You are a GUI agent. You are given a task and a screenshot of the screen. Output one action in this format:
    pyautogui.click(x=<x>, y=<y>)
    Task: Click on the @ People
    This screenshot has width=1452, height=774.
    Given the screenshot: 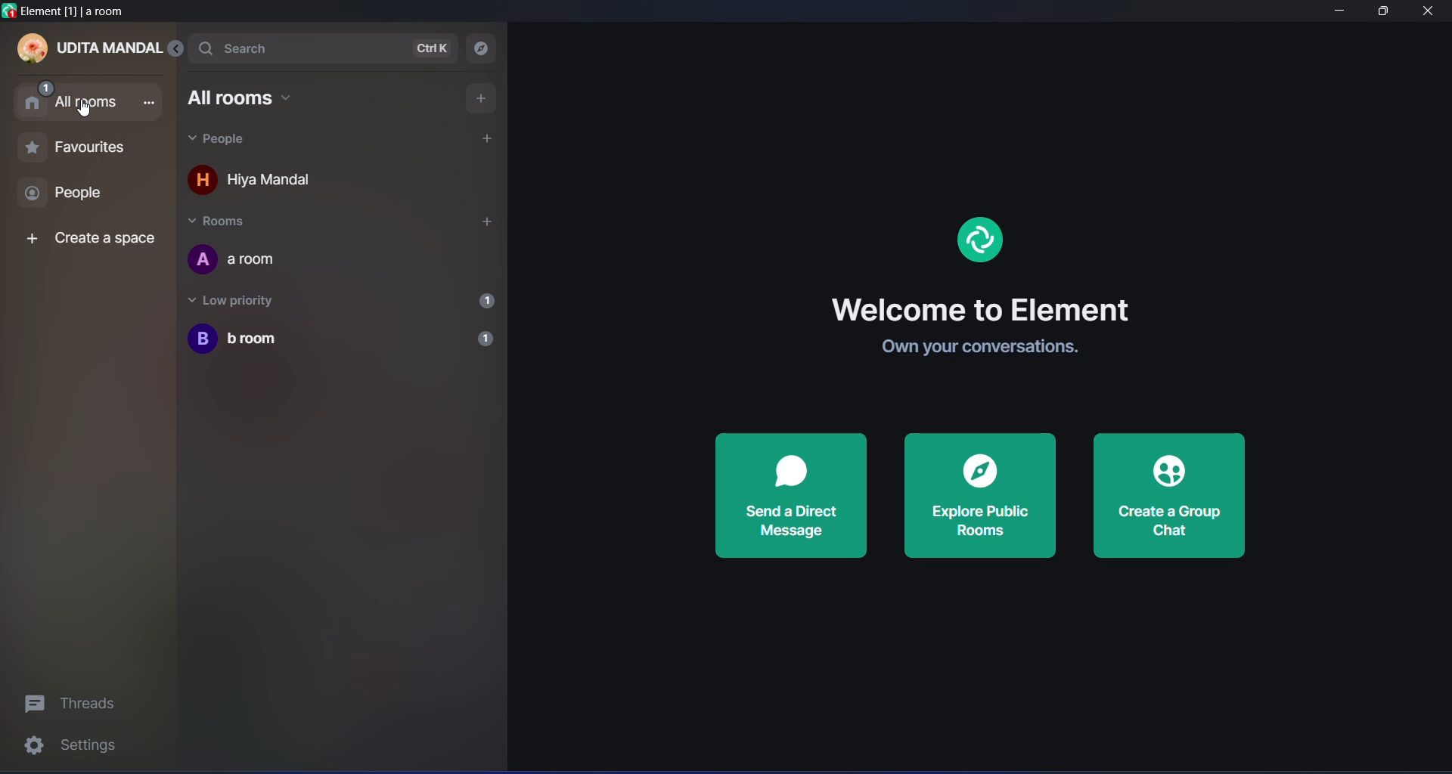 What is the action you would take?
    pyautogui.click(x=79, y=195)
    